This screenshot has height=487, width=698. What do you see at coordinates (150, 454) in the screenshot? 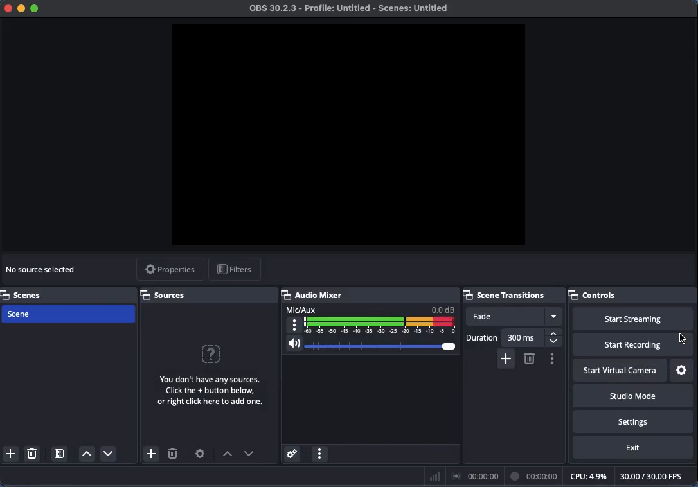
I see `Add source` at bounding box center [150, 454].